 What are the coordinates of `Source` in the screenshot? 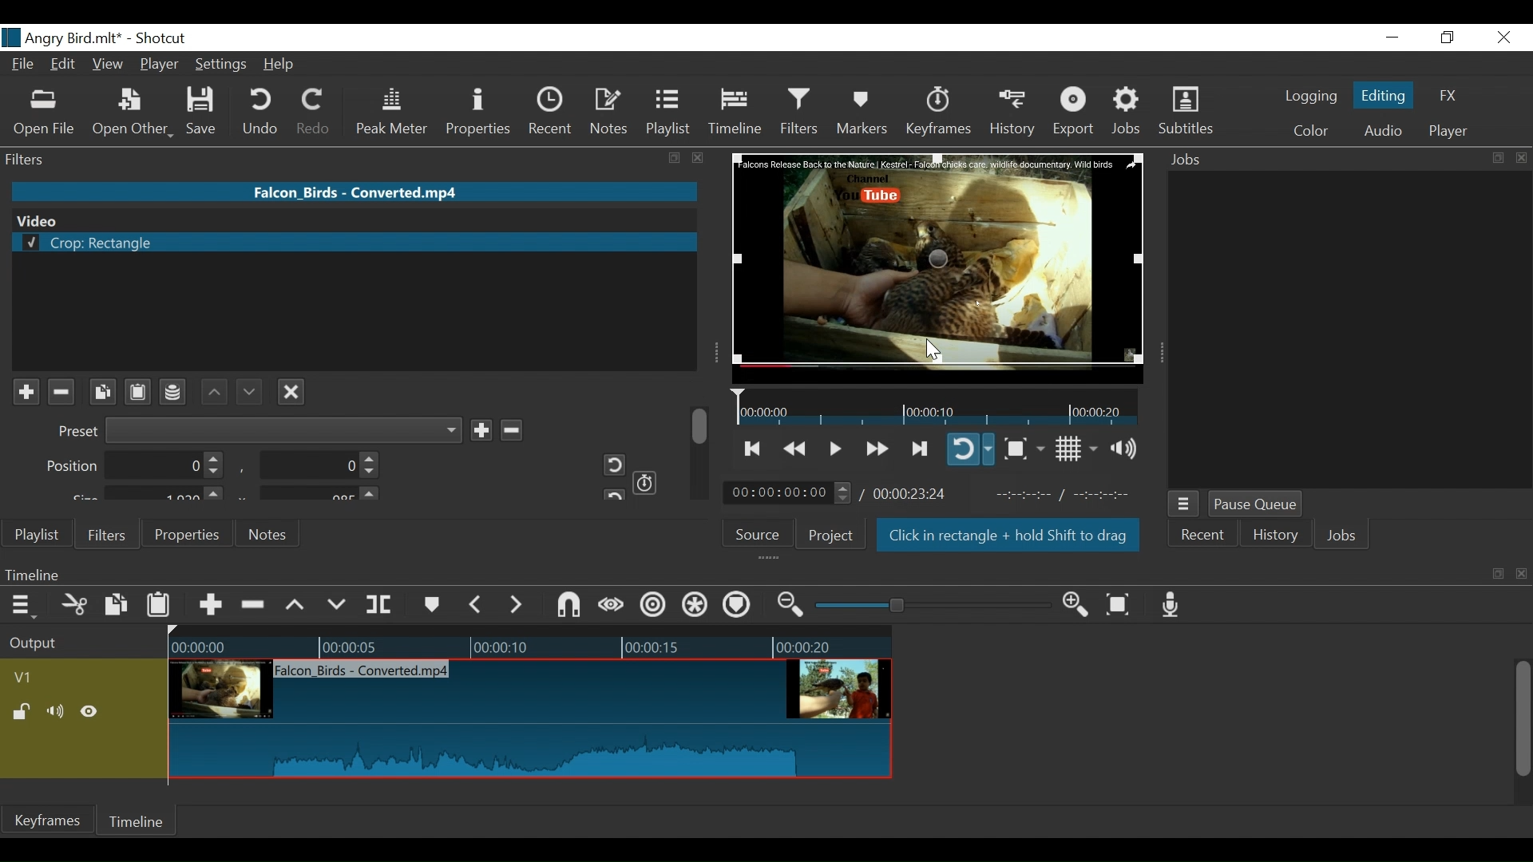 It's located at (763, 532).